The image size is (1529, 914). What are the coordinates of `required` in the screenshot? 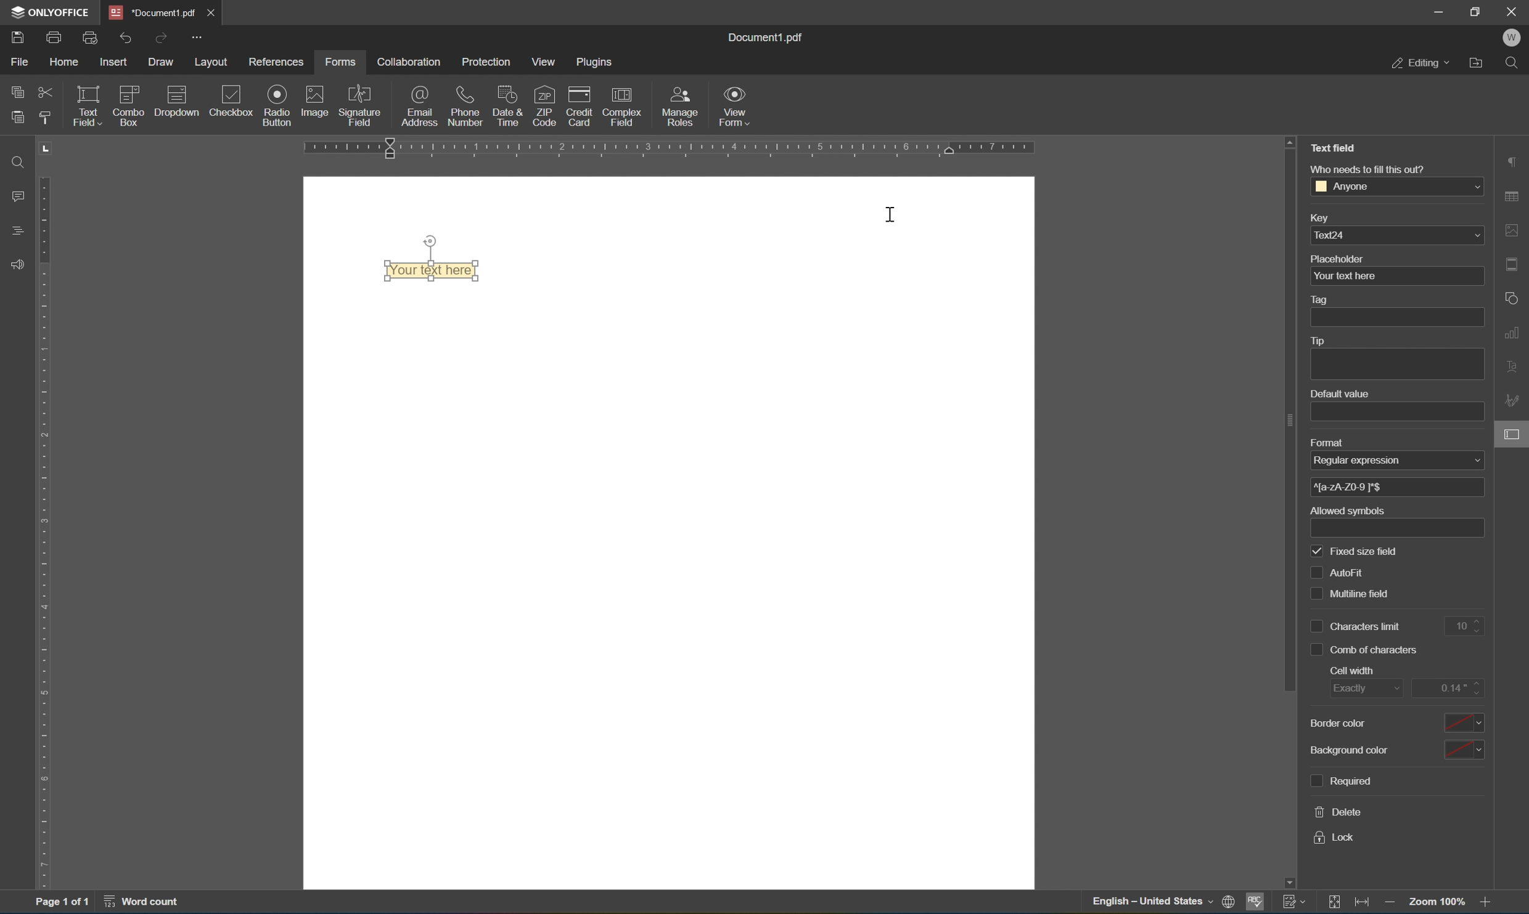 It's located at (1340, 782).